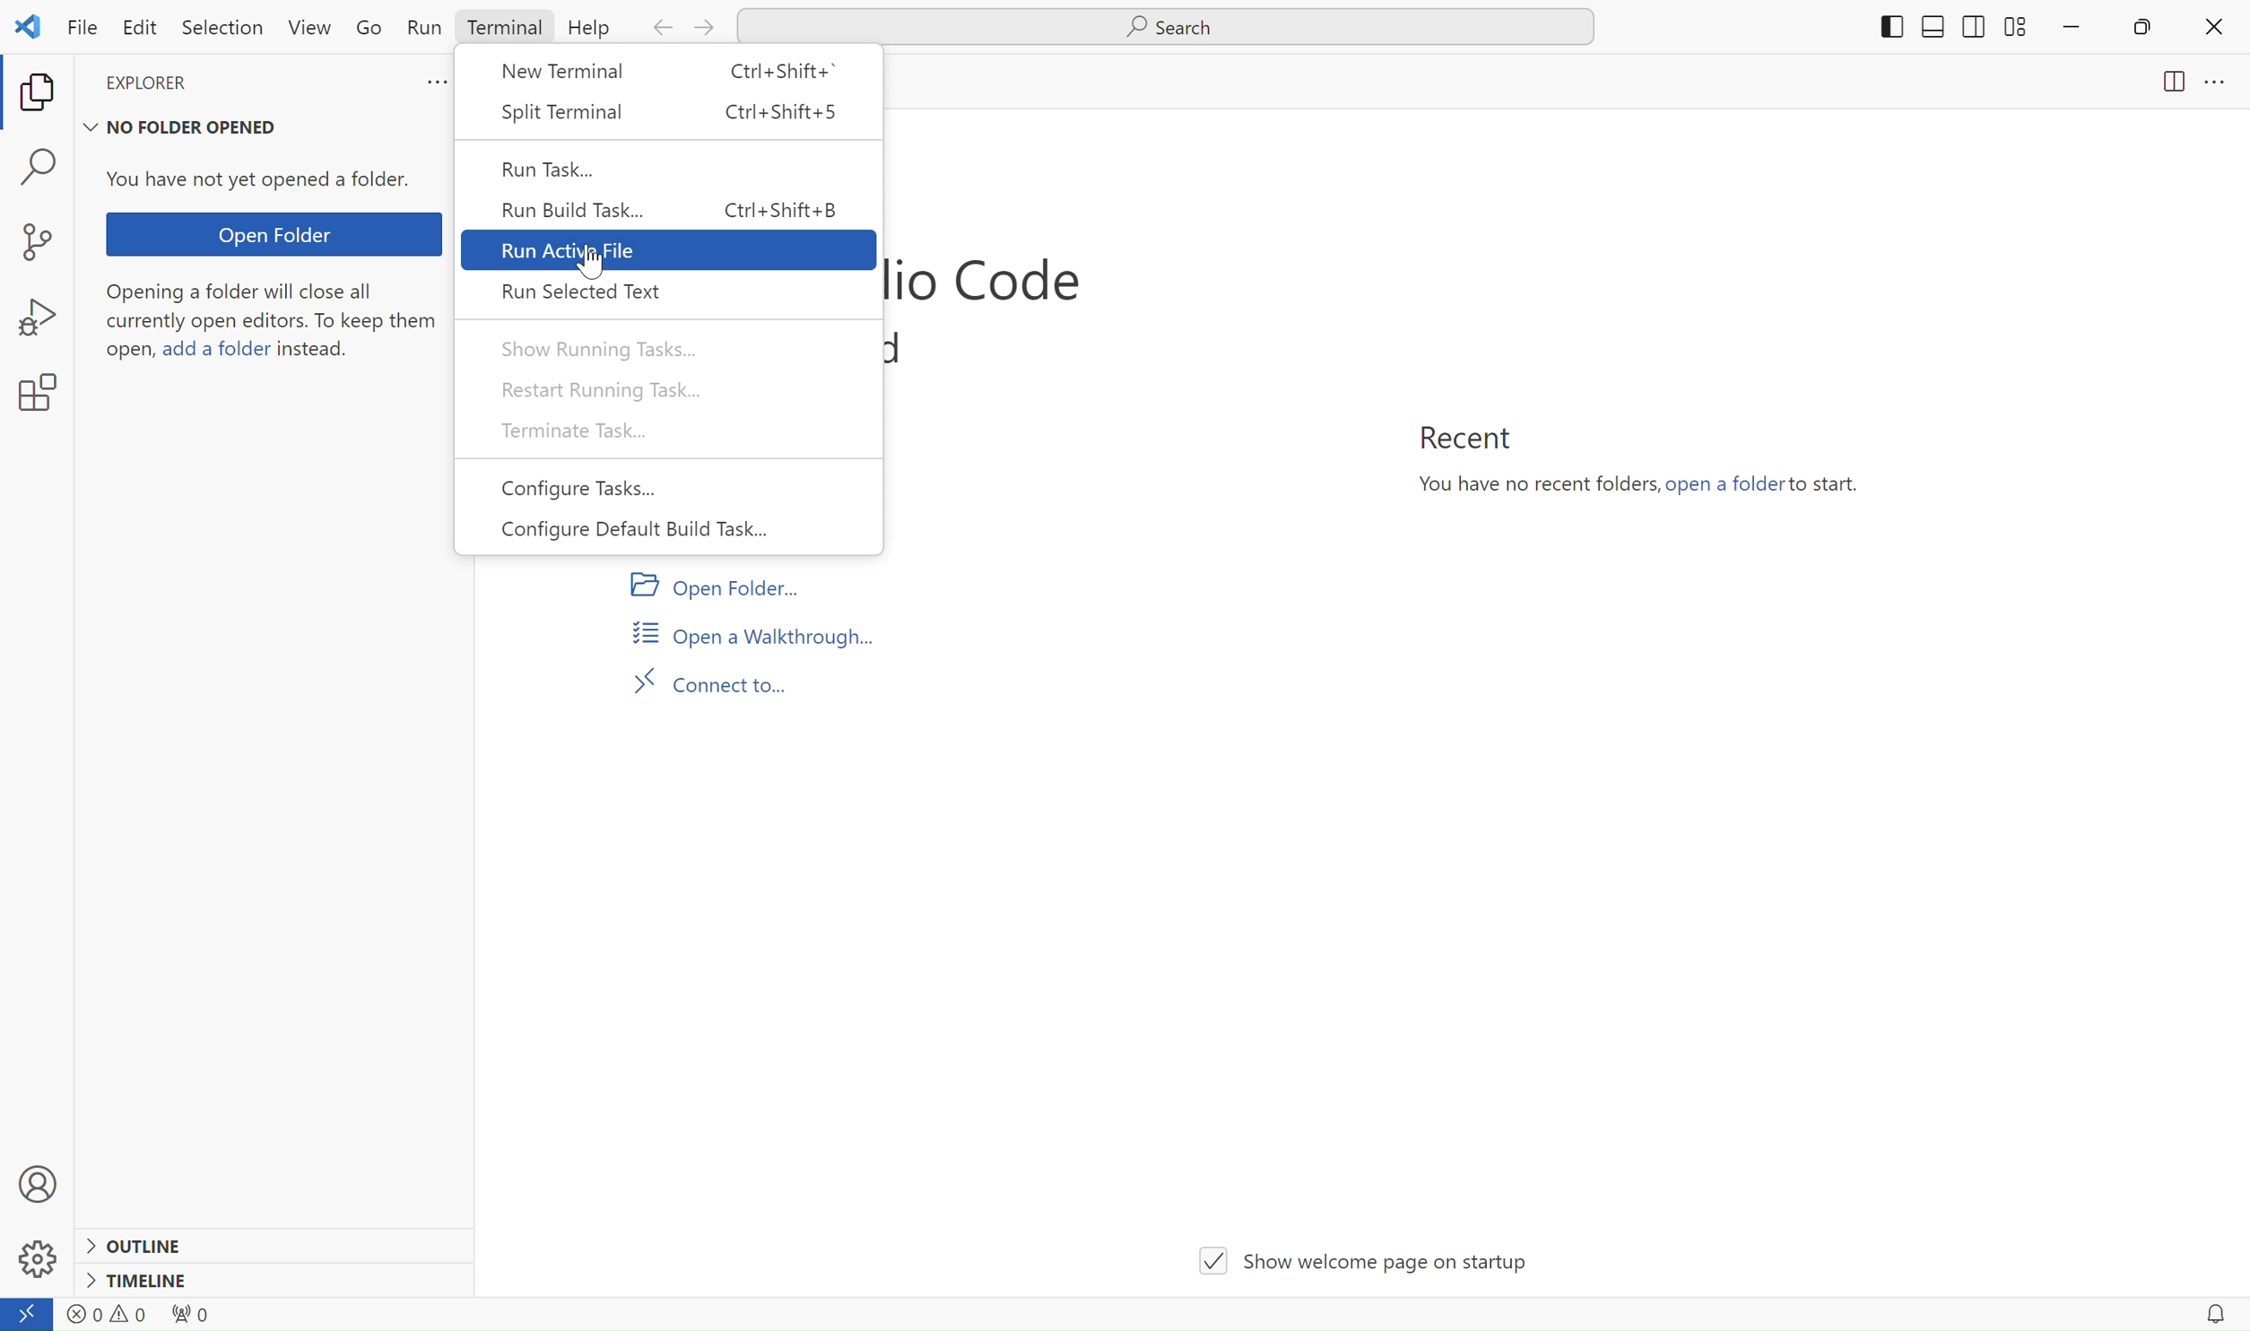  What do you see at coordinates (145, 1315) in the screenshot?
I see `warnings` at bounding box center [145, 1315].